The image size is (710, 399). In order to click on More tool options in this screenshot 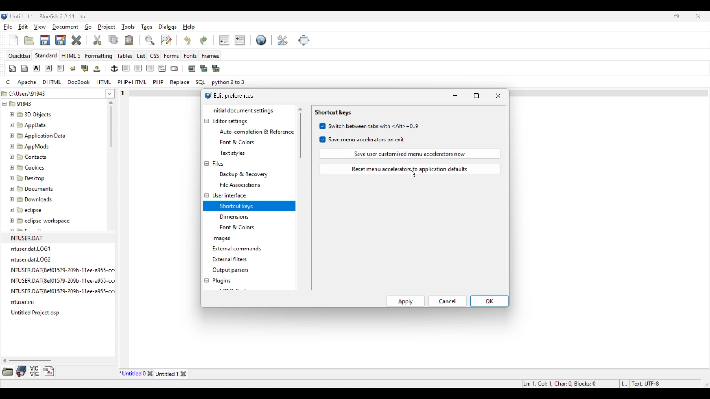, I will do `click(28, 371)`.